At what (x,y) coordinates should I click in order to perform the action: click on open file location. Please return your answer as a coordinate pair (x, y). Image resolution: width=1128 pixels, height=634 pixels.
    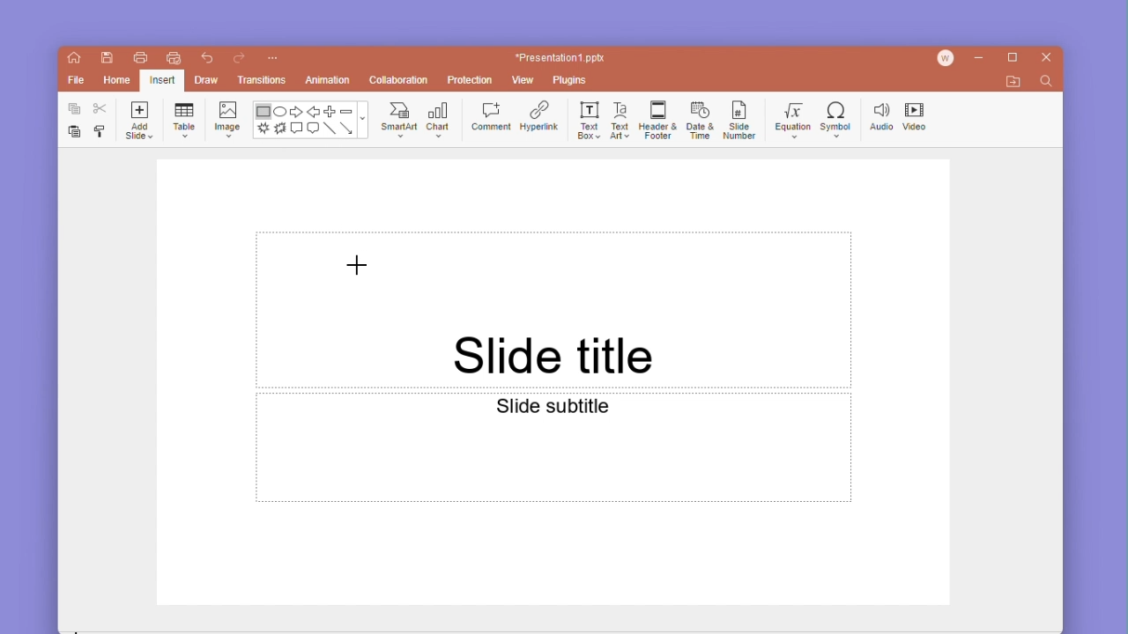
    Looking at the image, I should click on (1013, 82).